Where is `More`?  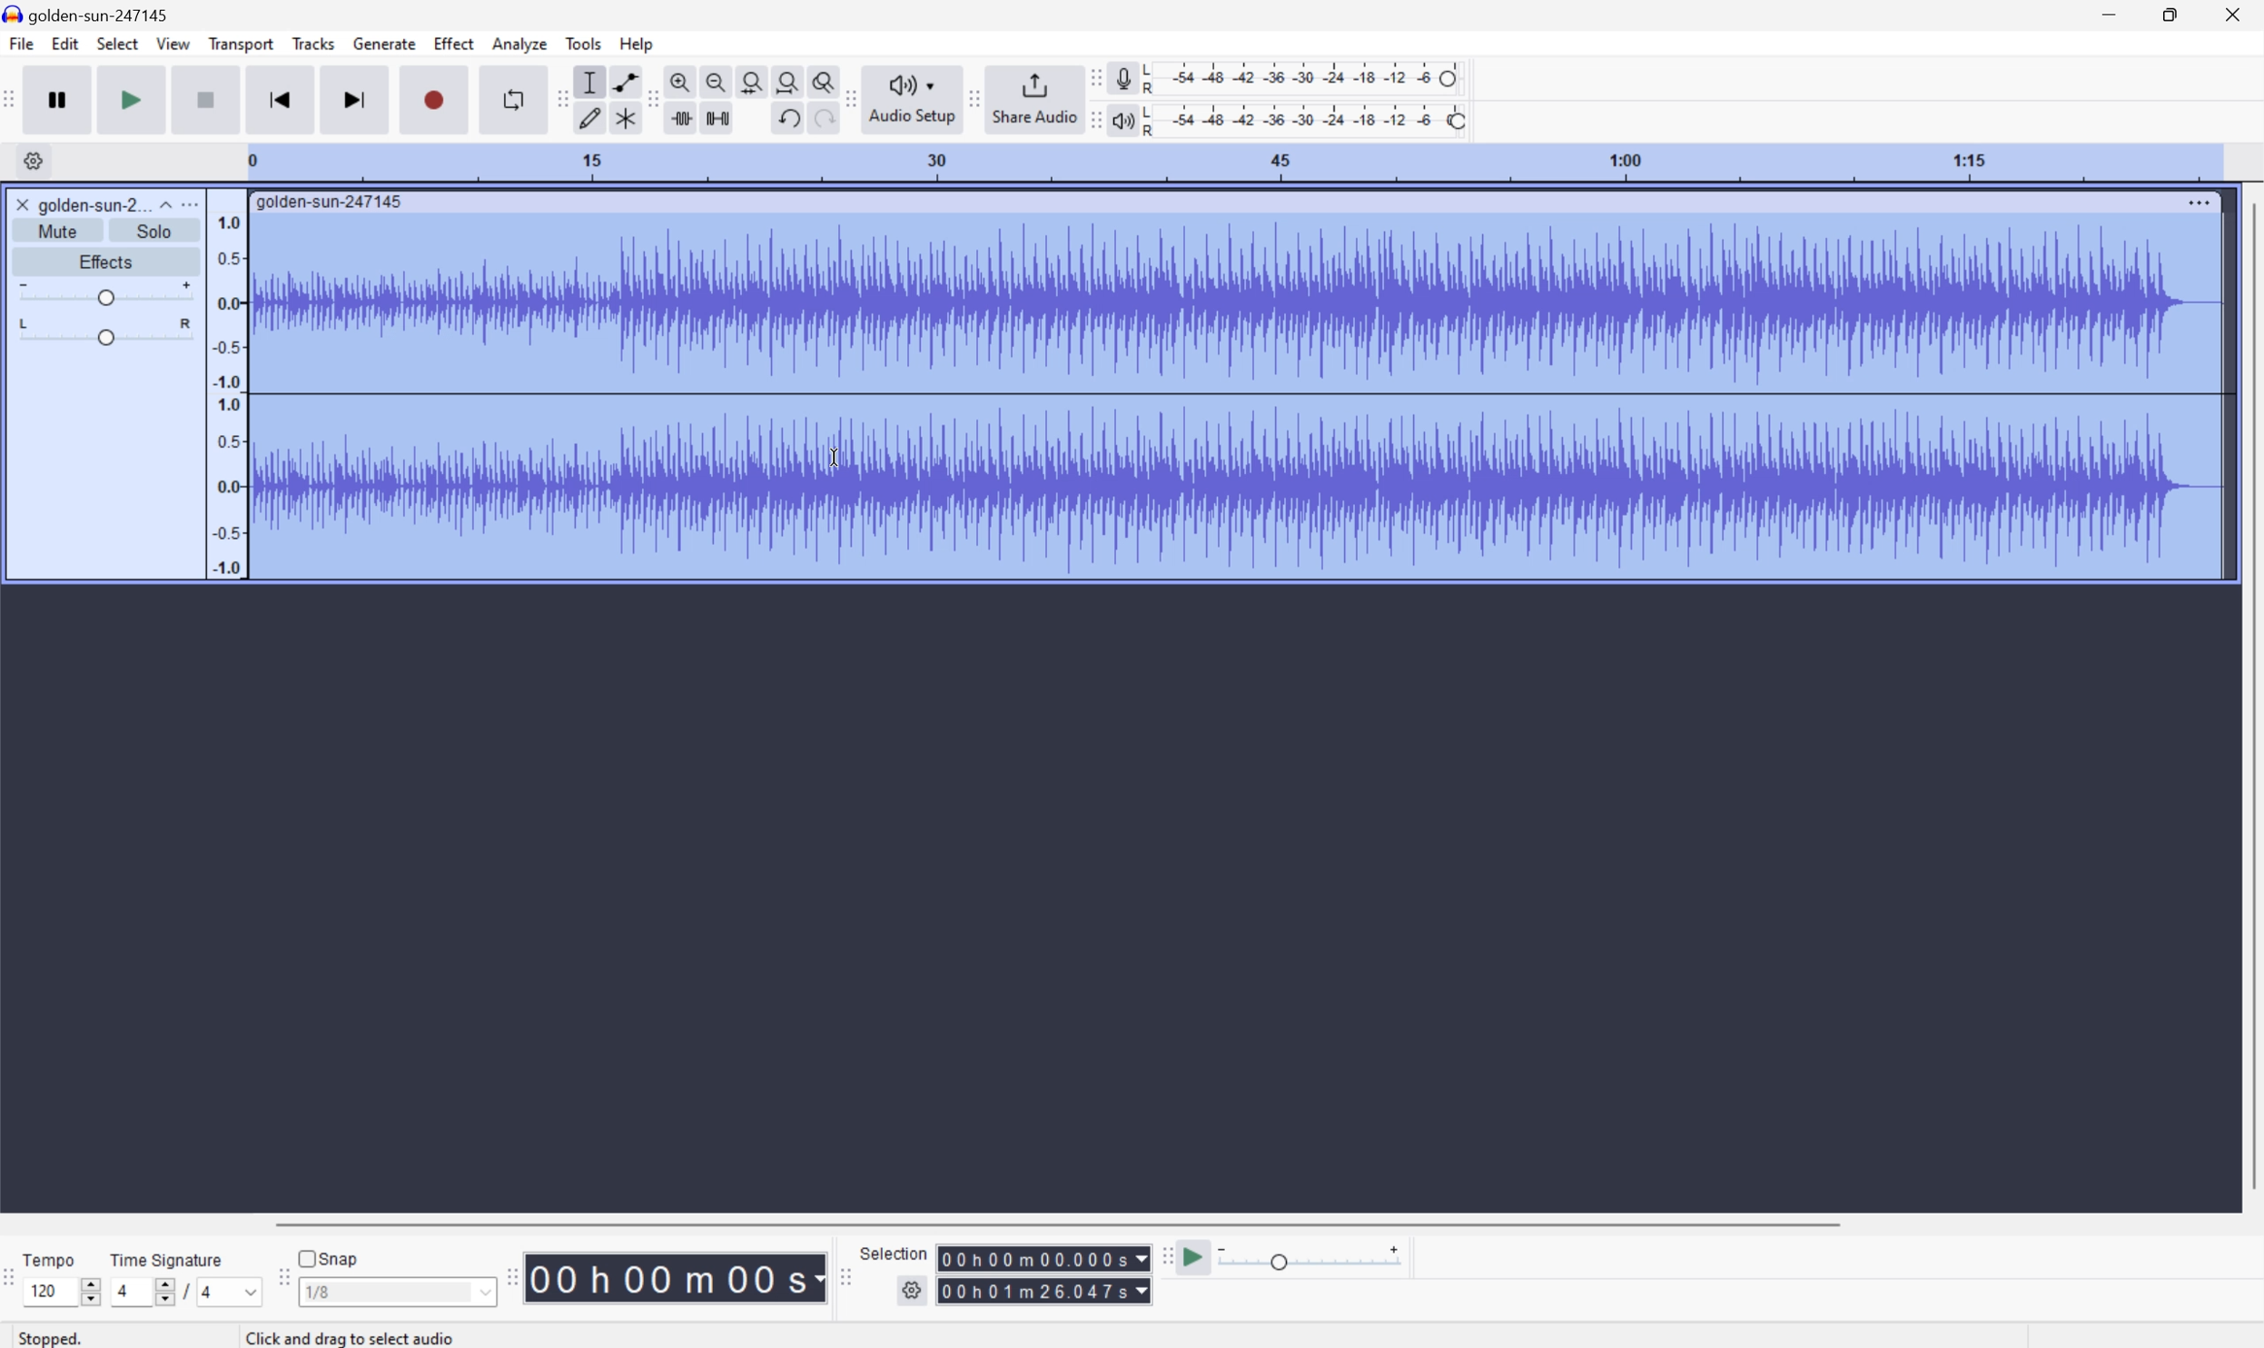
More is located at coordinates (188, 203).